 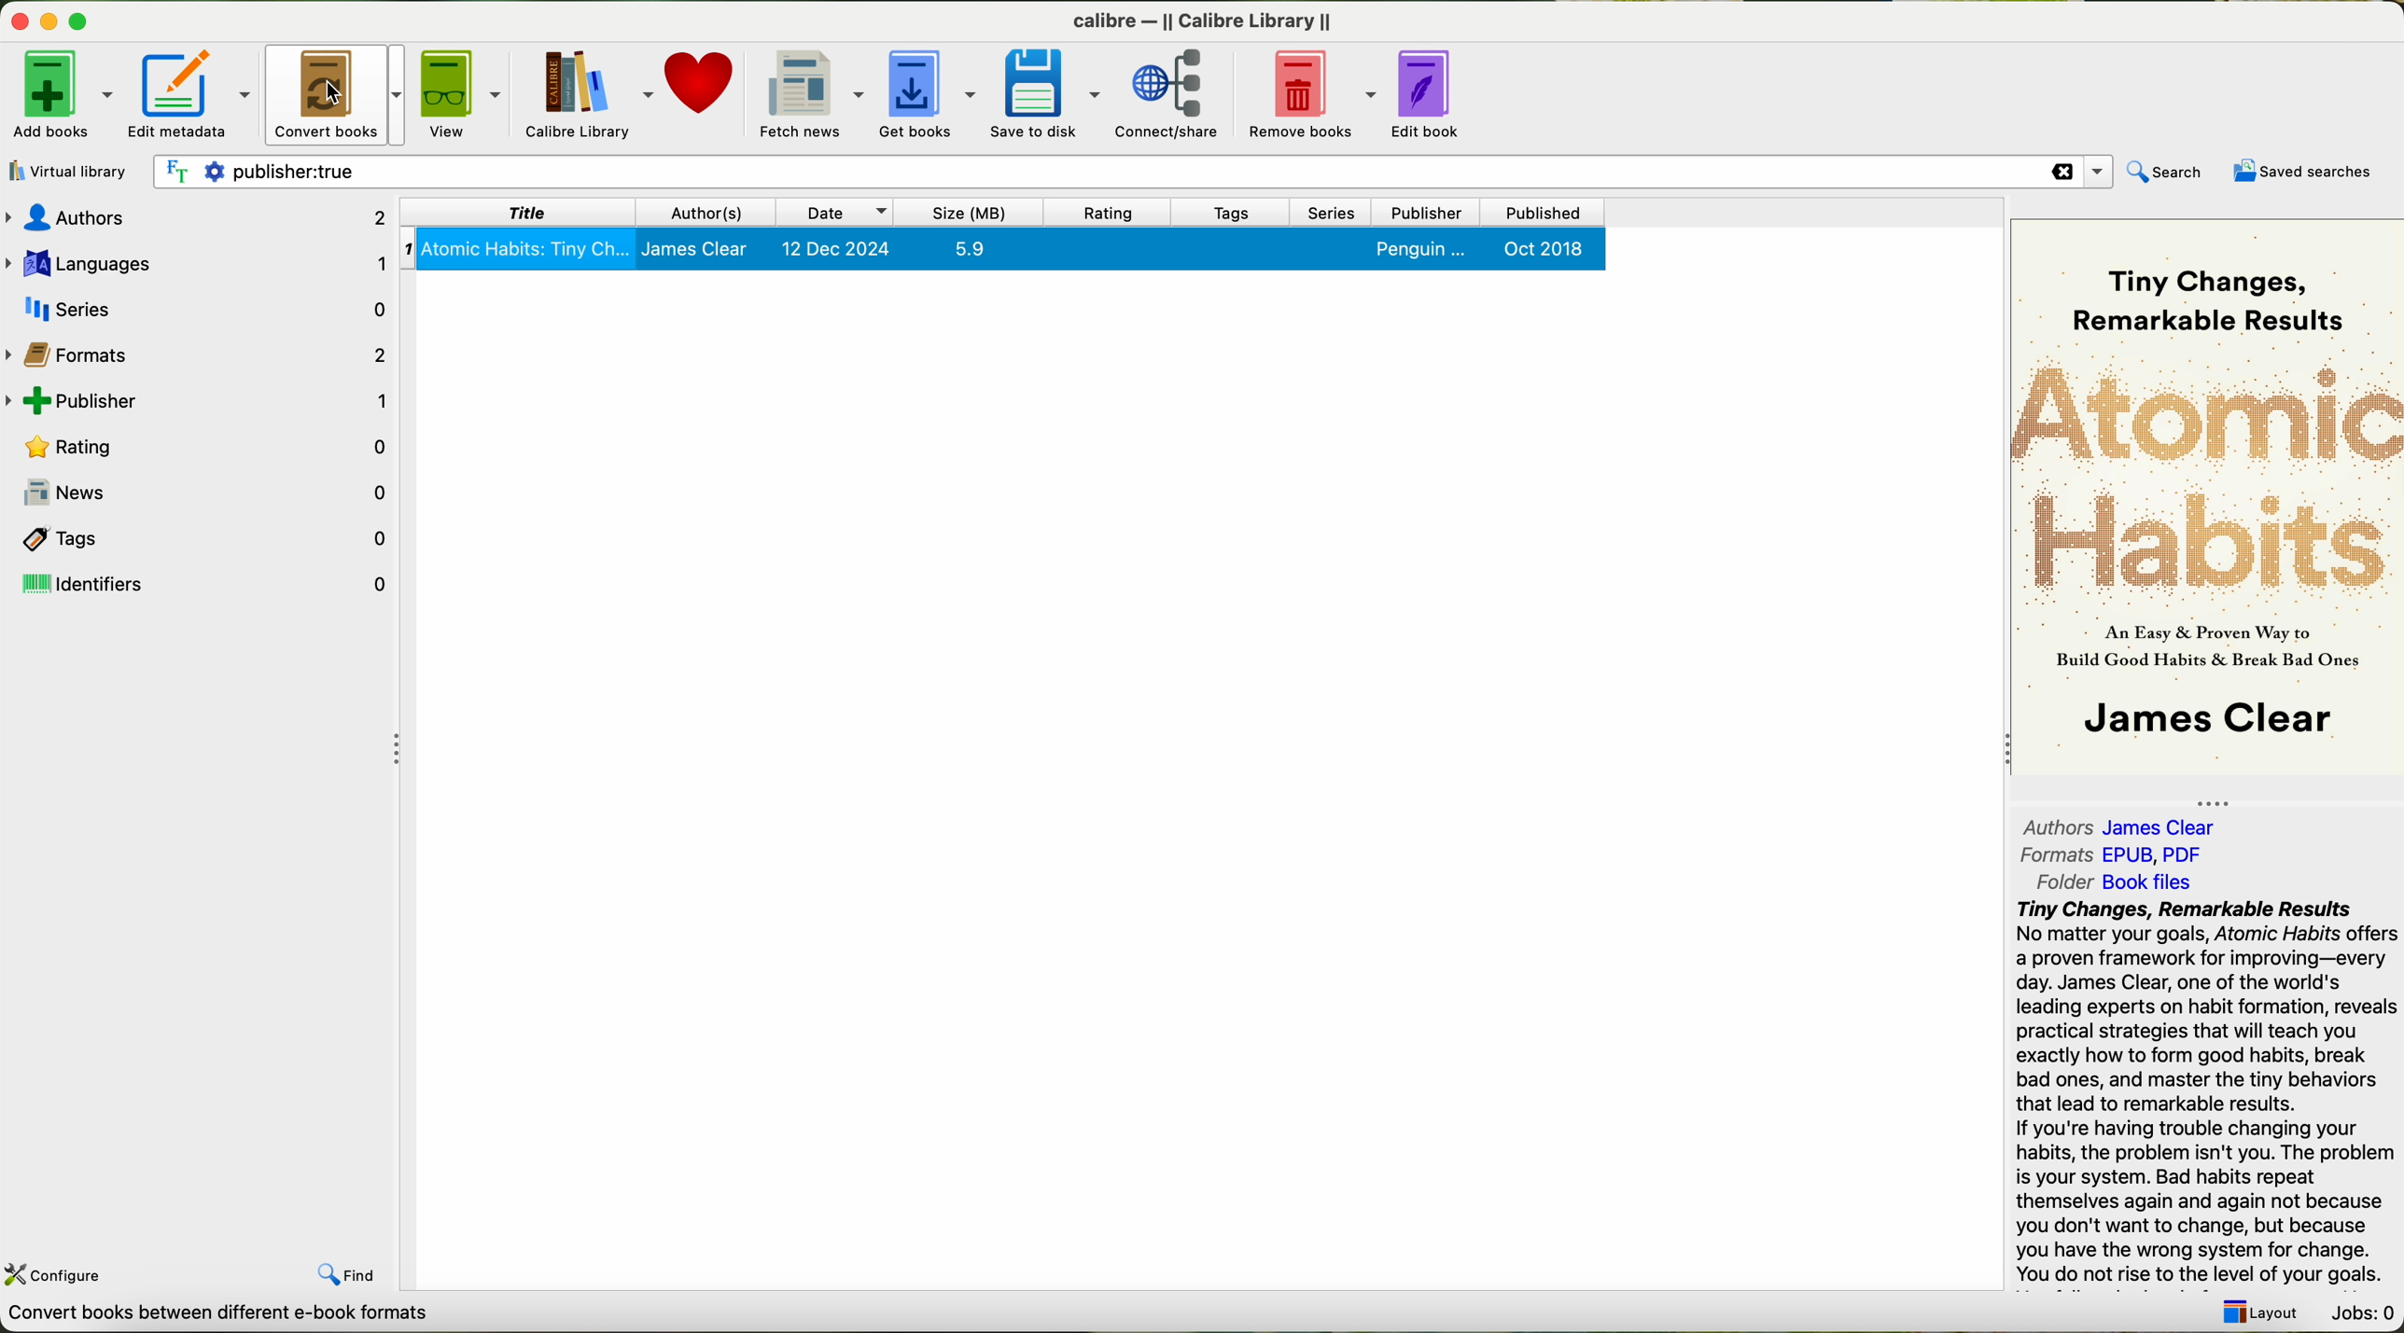 What do you see at coordinates (1200, 17) in the screenshot?
I see `calibre` at bounding box center [1200, 17].